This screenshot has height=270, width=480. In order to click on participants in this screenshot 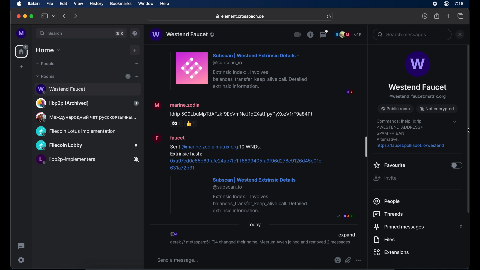, I will do `click(174, 234)`.